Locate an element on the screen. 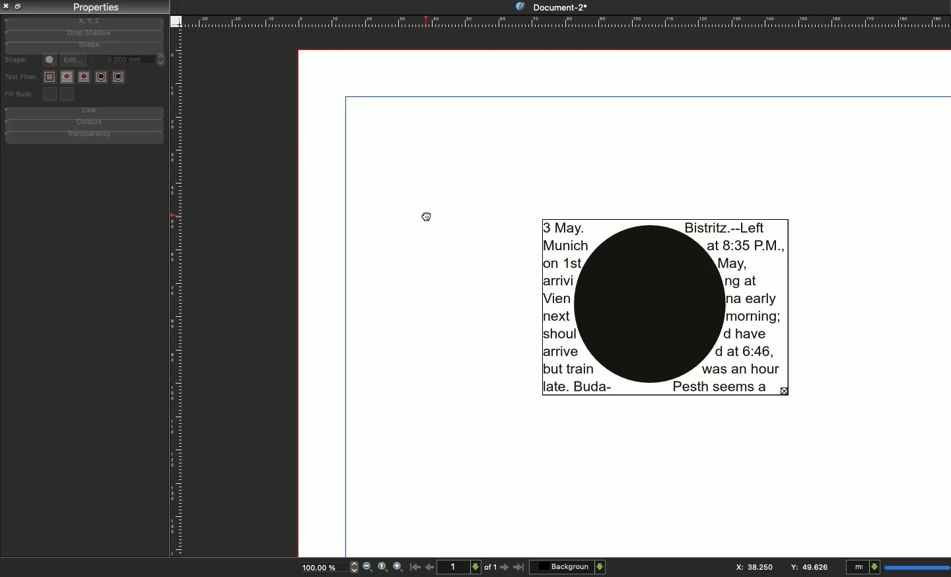 The image size is (951, 577). Cursor is located at coordinates (433, 217).